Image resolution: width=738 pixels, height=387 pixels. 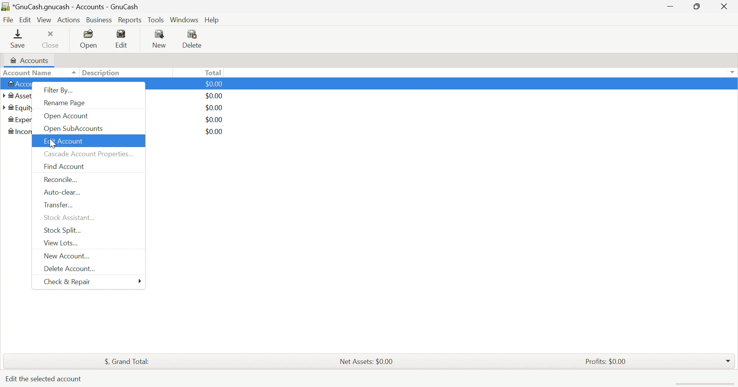 I want to click on Drop Down, so click(x=728, y=360).